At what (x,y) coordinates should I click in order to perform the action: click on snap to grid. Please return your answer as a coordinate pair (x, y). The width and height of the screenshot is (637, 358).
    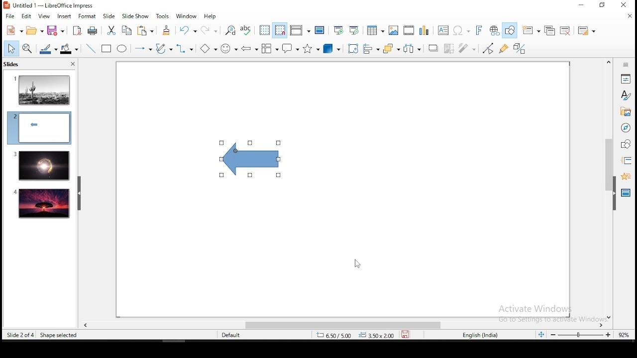
    Looking at the image, I should click on (280, 30).